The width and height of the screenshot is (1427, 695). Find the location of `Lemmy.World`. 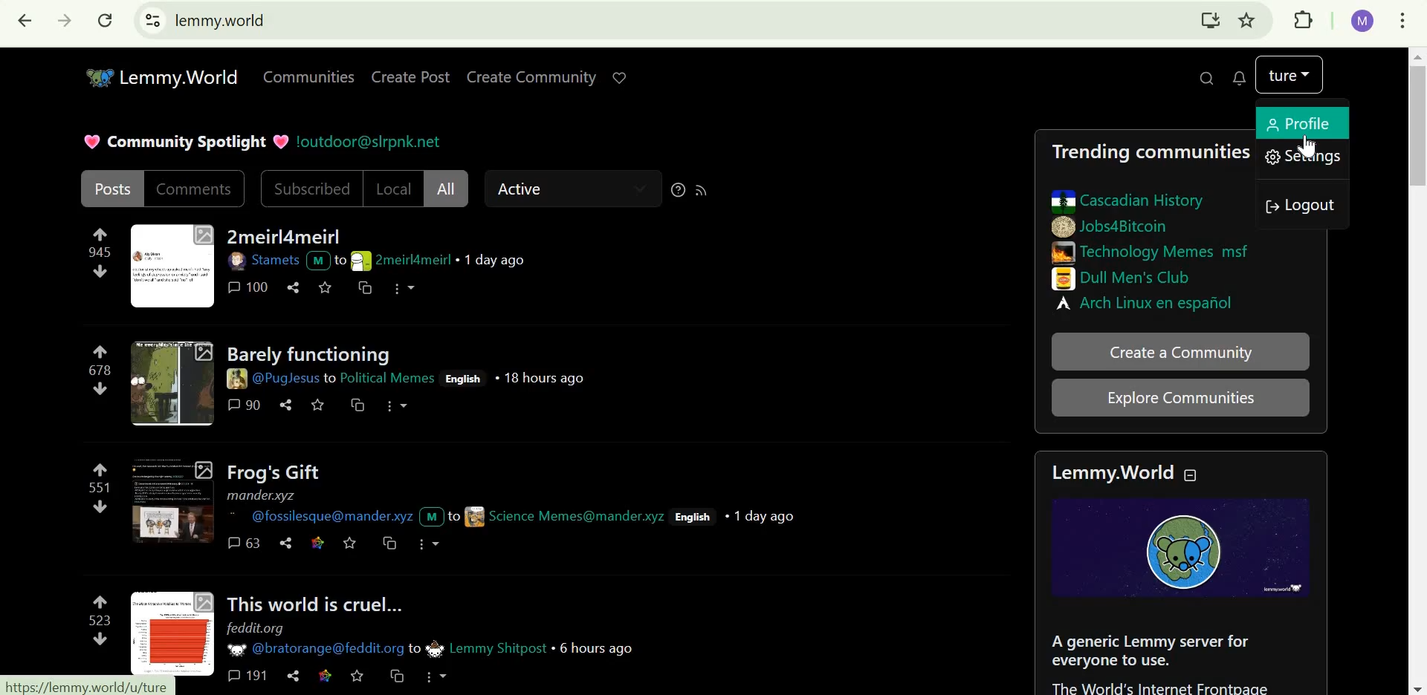

Lemmy.World is located at coordinates (164, 76).